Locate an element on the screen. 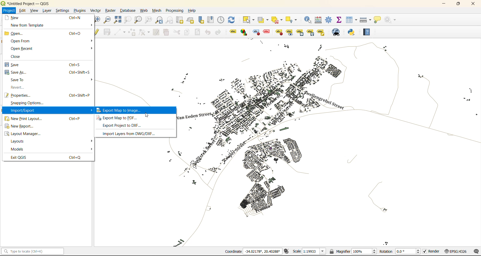 This screenshot has height=256, width=481. processing is located at coordinates (175, 11).